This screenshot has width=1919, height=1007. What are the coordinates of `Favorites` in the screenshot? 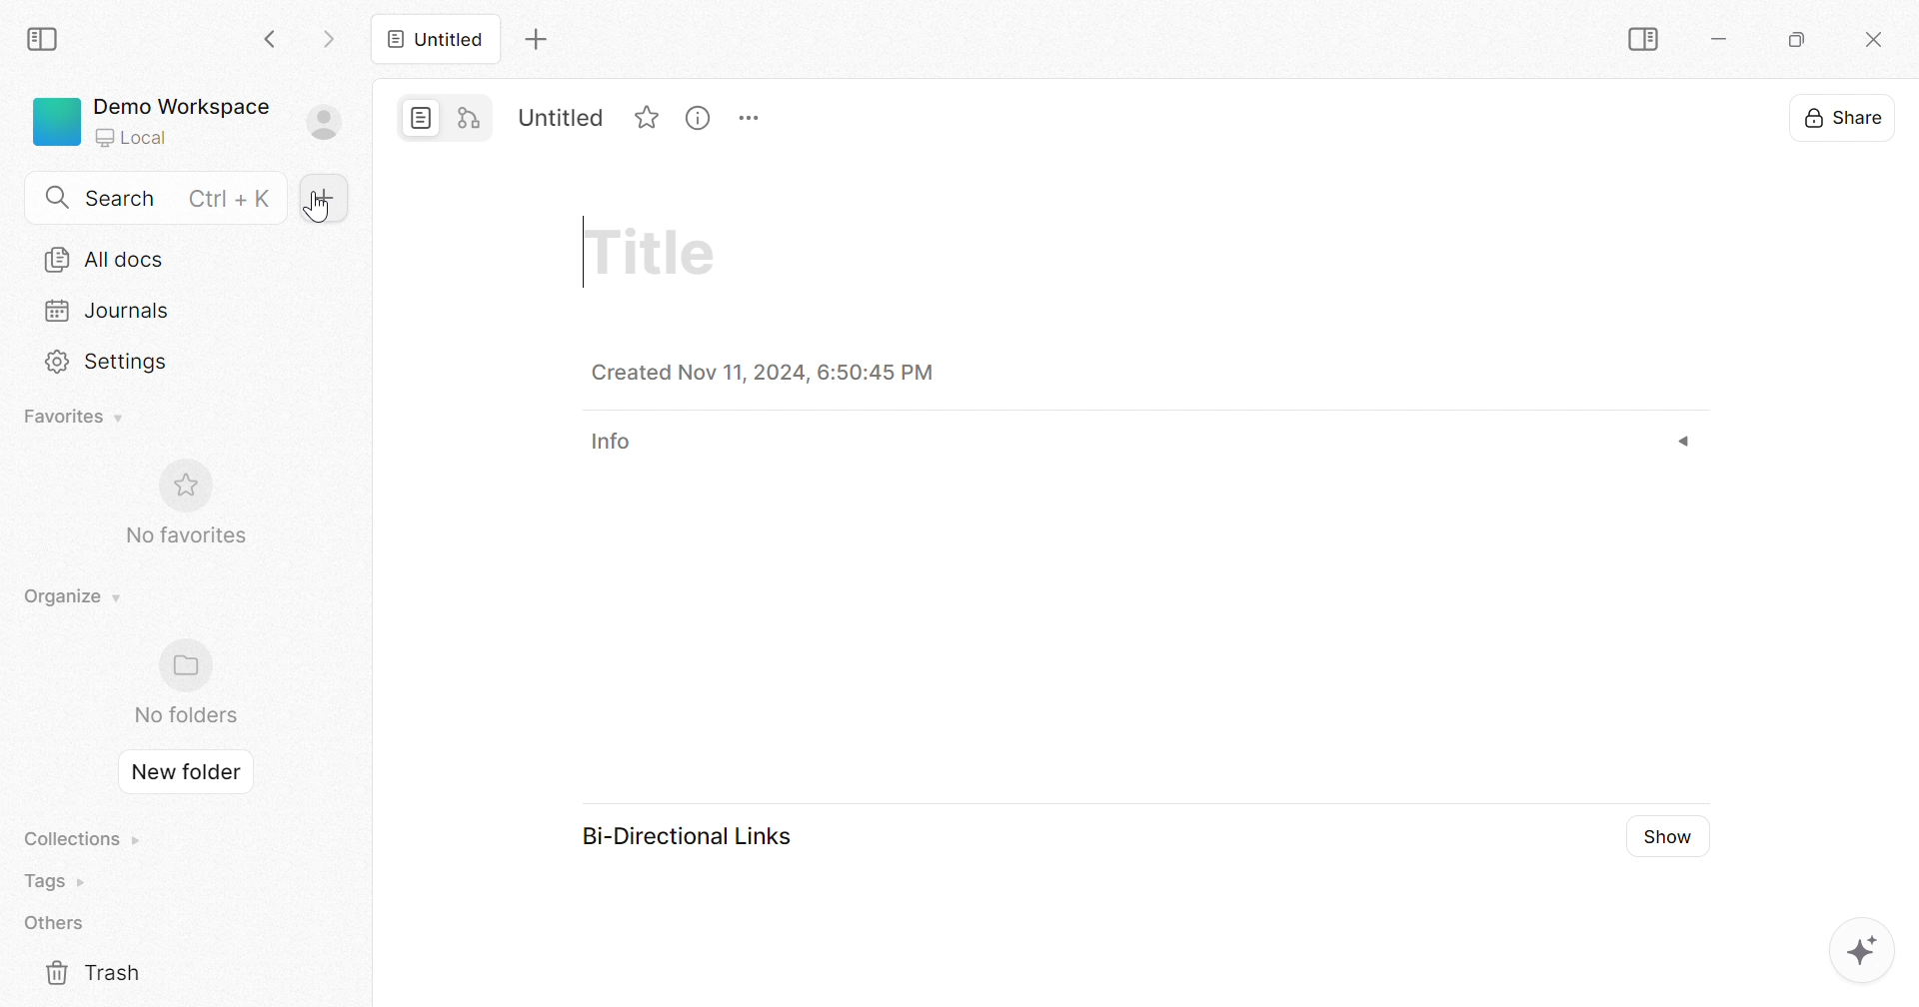 It's located at (652, 120).